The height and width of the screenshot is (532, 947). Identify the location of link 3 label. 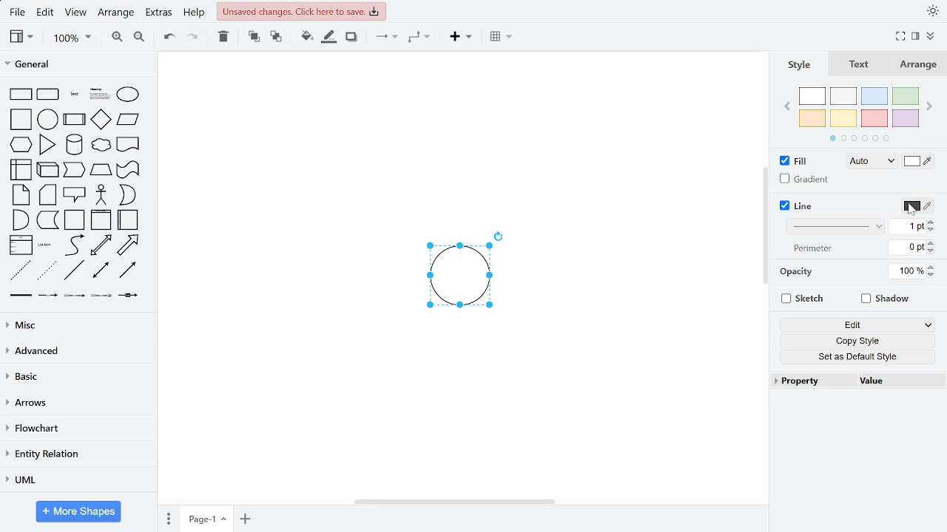
(101, 296).